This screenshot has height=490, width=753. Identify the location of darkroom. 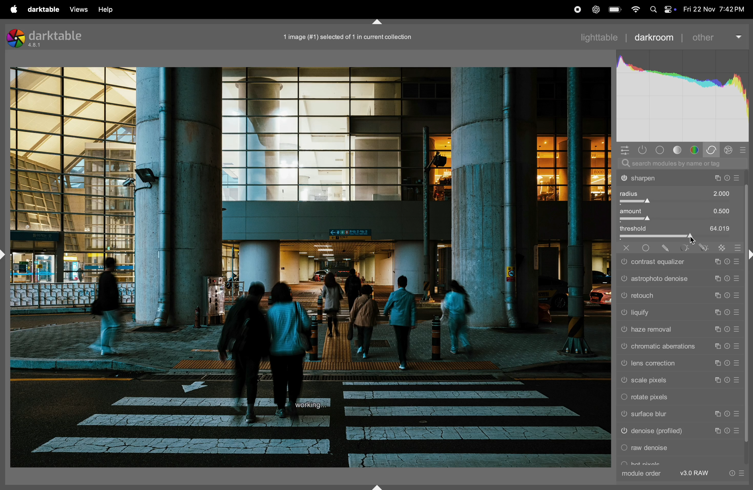
(655, 38).